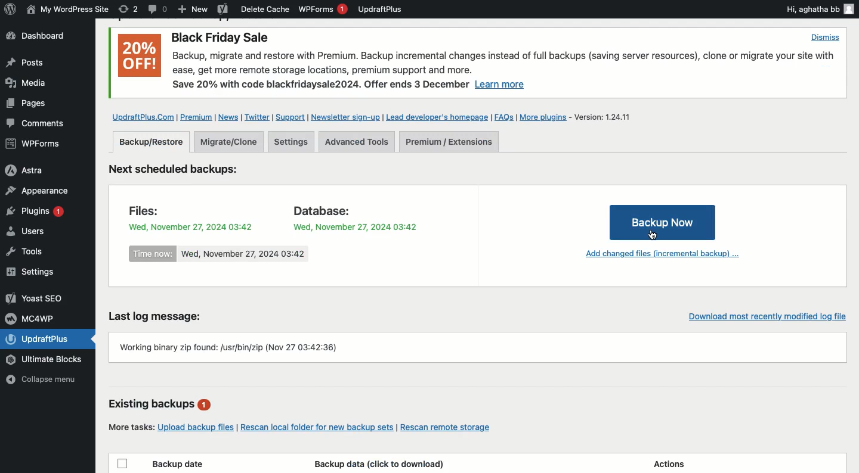 This screenshot has height=473, width=859. I want to click on Yoast SEO, so click(36, 298).